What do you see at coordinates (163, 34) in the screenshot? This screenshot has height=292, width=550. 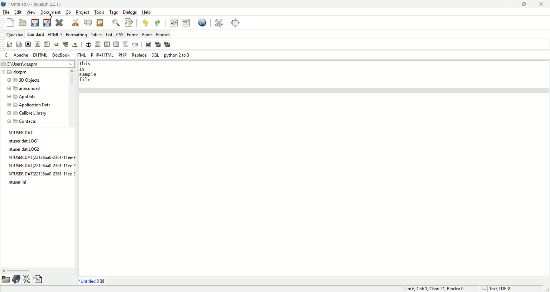 I see `frames` at bounding box center [163, 34].